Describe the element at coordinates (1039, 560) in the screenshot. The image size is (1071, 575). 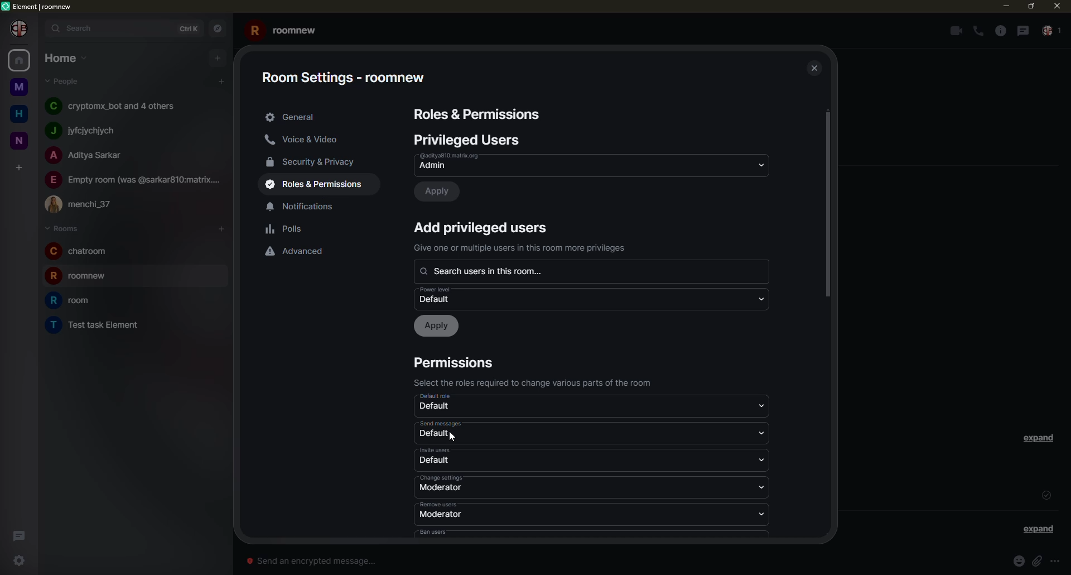
I see `attach` at that location.